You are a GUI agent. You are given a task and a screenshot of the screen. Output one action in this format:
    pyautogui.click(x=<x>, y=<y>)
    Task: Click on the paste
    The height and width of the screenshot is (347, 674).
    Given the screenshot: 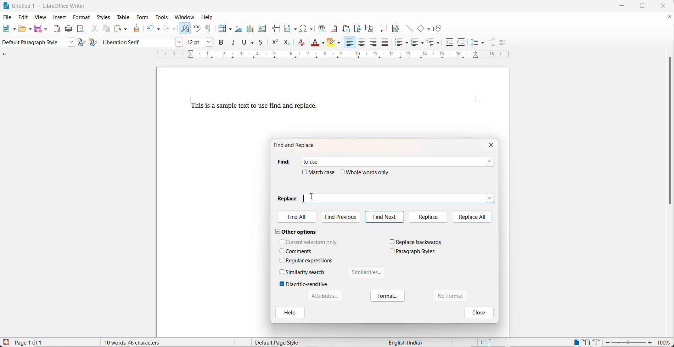 What is the action you would take?
    pyautogui.click(x=118, y=28)
    